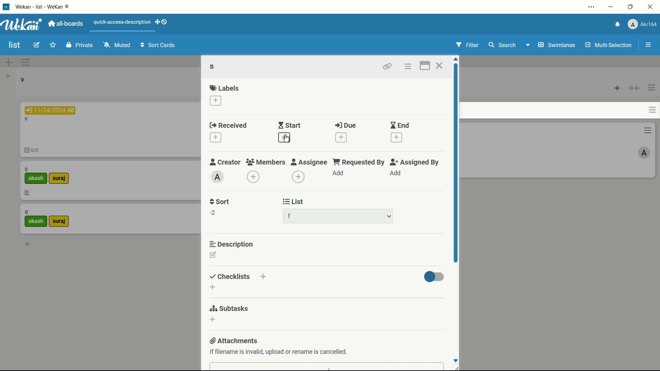 The height and width of the screenshot is (371, 660). I want to click on settings and more, so click(593, 7).